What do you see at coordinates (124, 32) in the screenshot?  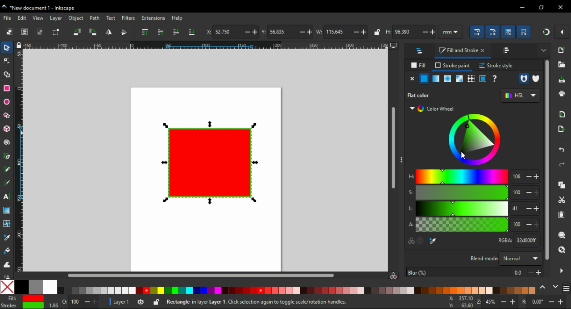 I see `flip vertical` at bounding box center [124, 32].